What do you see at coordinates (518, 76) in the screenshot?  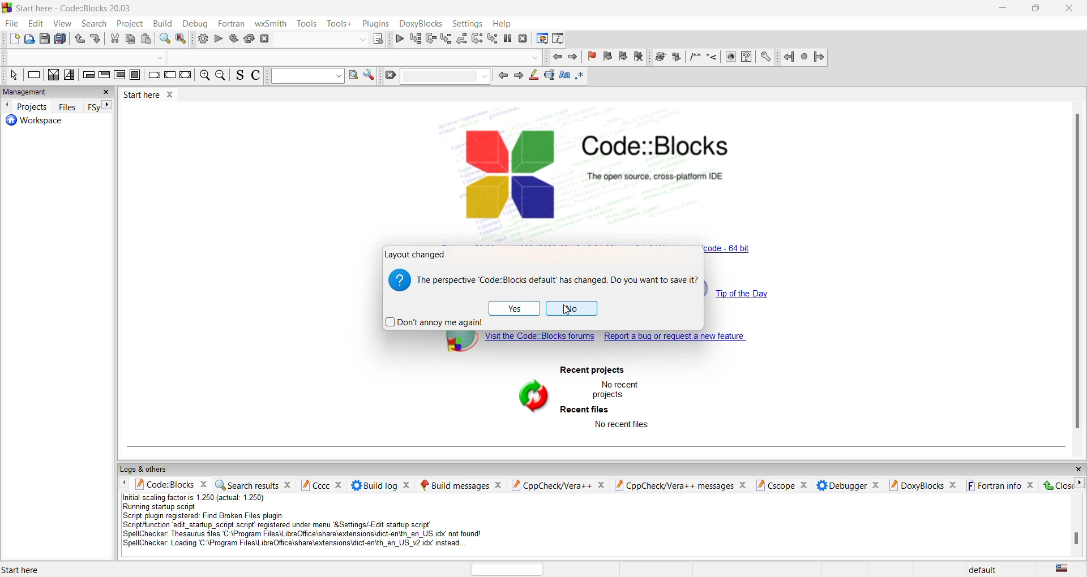 I see `next` at bounding box center [518, 76].